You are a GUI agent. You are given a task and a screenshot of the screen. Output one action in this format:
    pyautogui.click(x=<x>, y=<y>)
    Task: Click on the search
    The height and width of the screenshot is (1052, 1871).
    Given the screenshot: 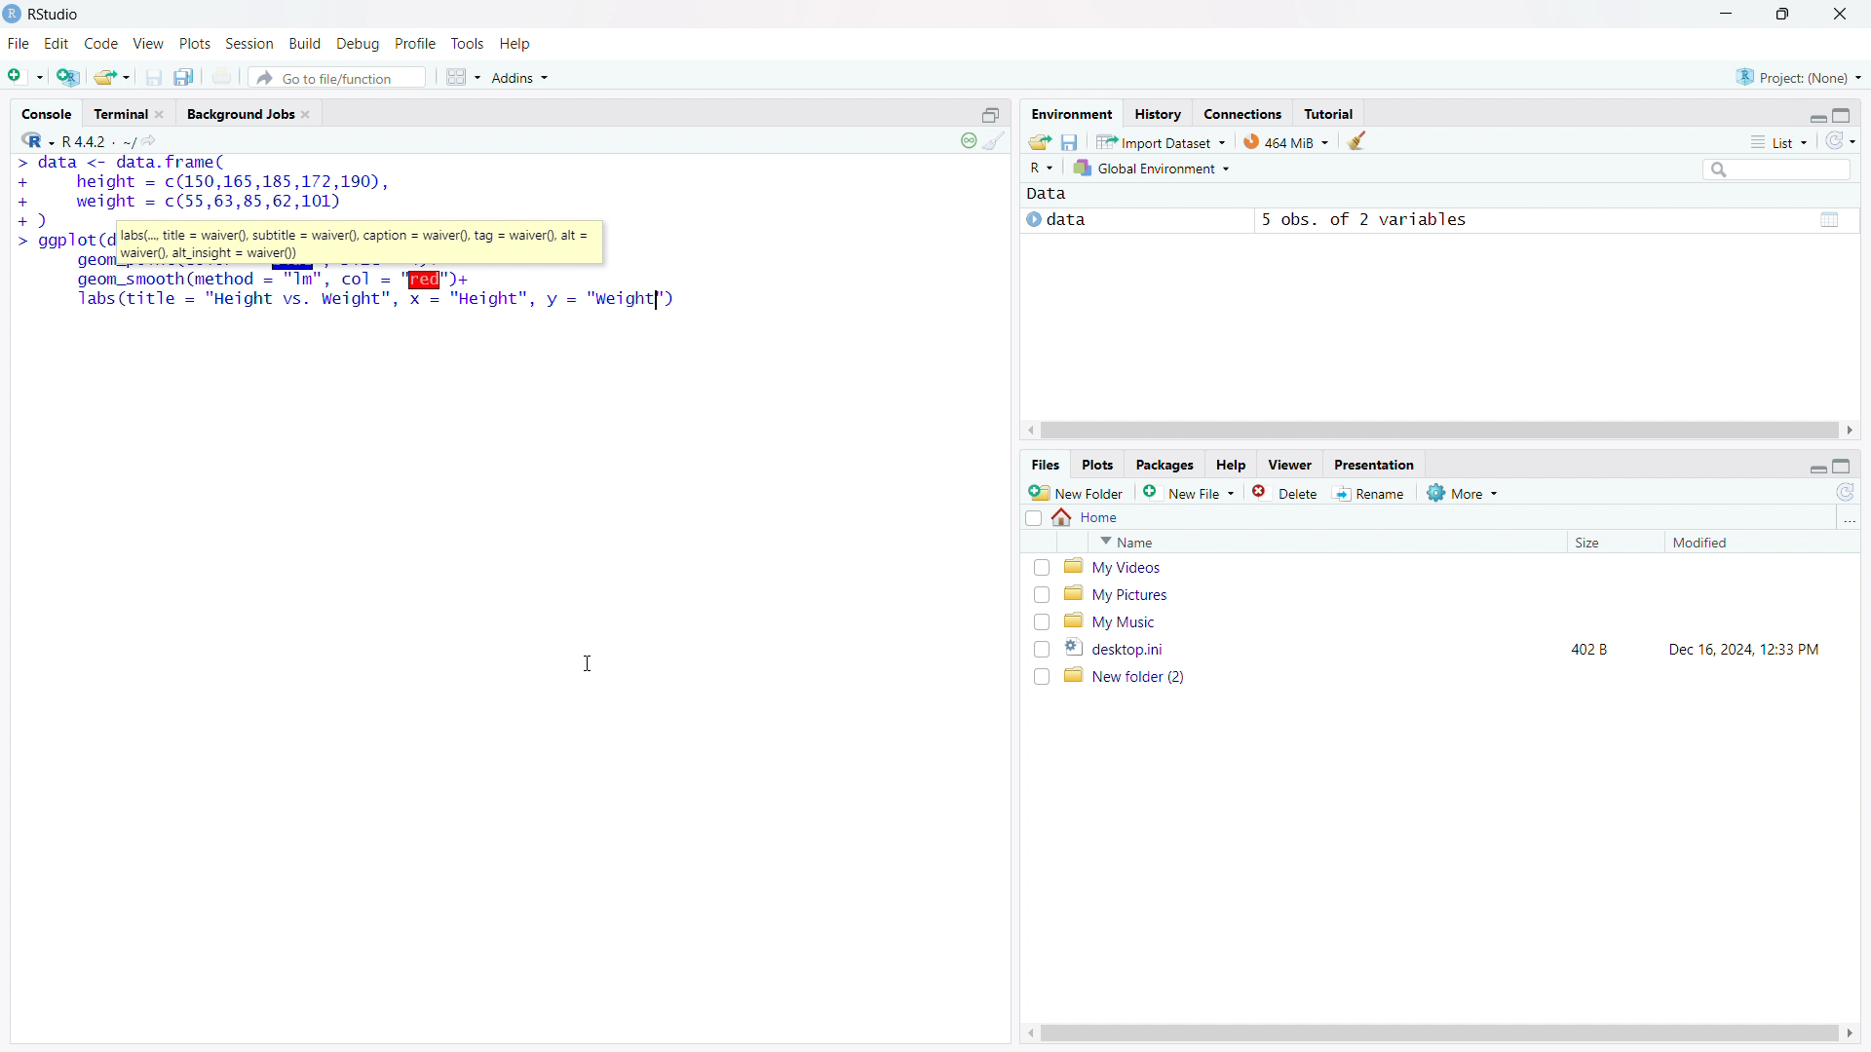 What is the action you would take?
    pyautogui.click(x=1775, y=169)
    